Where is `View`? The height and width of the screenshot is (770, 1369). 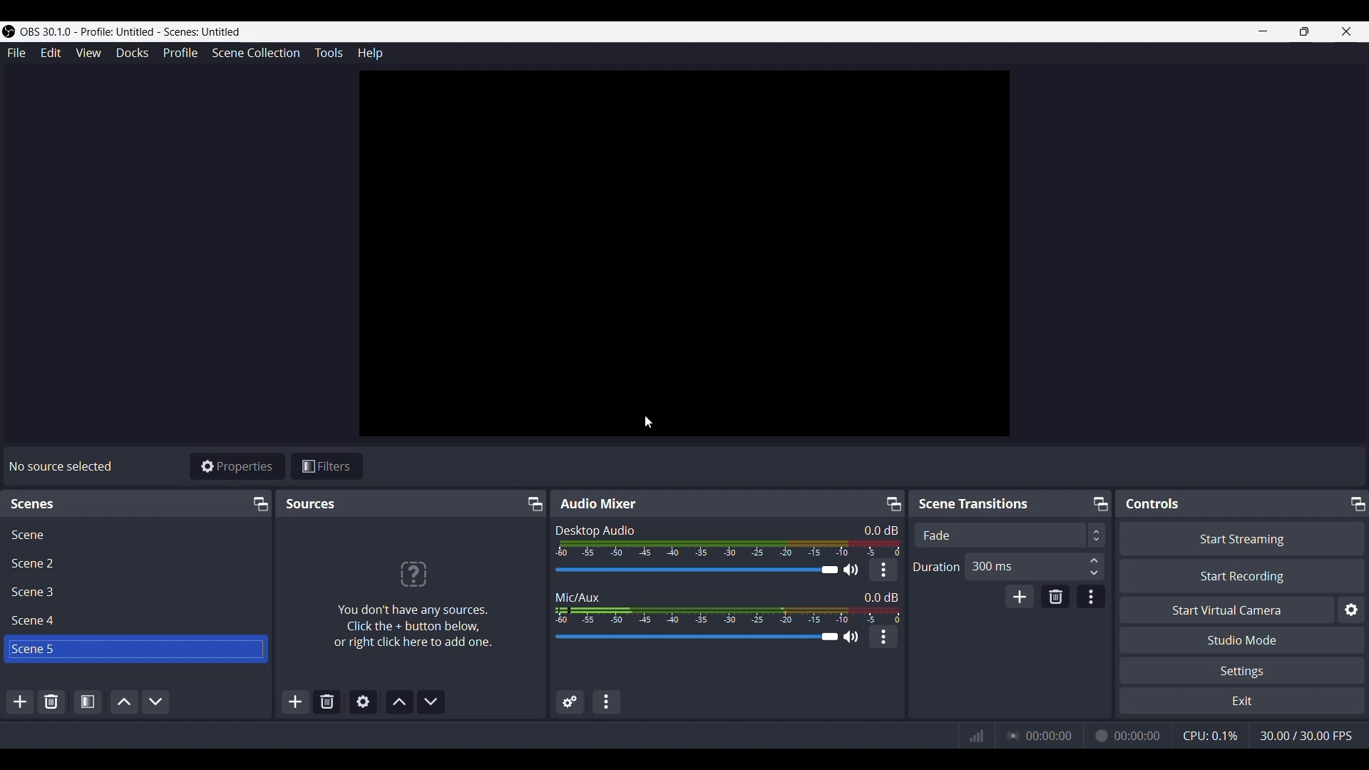 View is located at coordinates (88, 53).